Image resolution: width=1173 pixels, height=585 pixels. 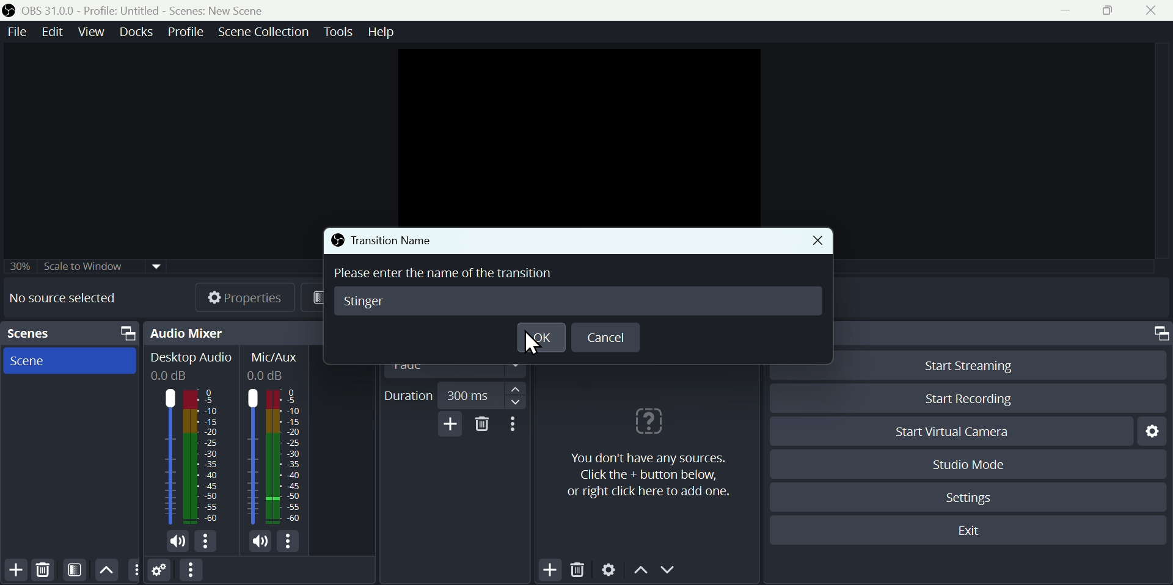 I want to click on scenes, so click(x=70, y=361).